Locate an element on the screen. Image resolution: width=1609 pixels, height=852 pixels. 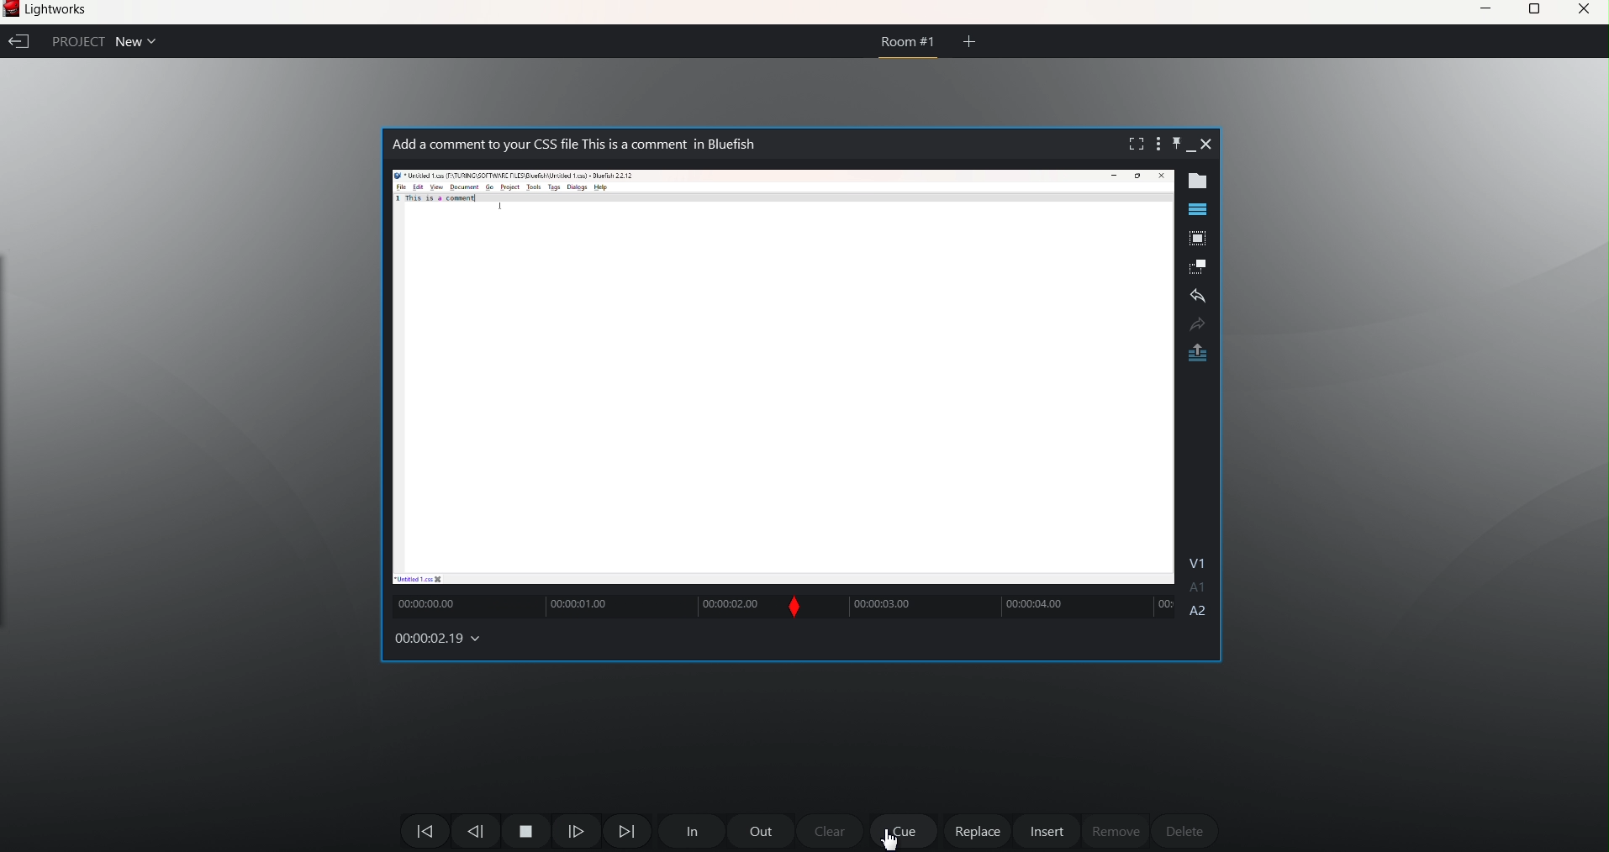
pin clip is located at coordinates (1174, 142).